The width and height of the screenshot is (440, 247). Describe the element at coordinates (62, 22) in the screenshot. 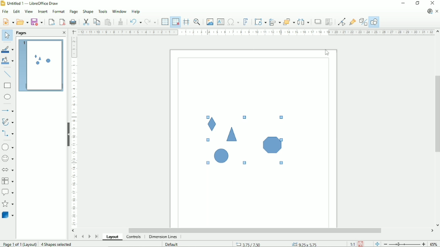

I see `Export directly as PDF` at that location.